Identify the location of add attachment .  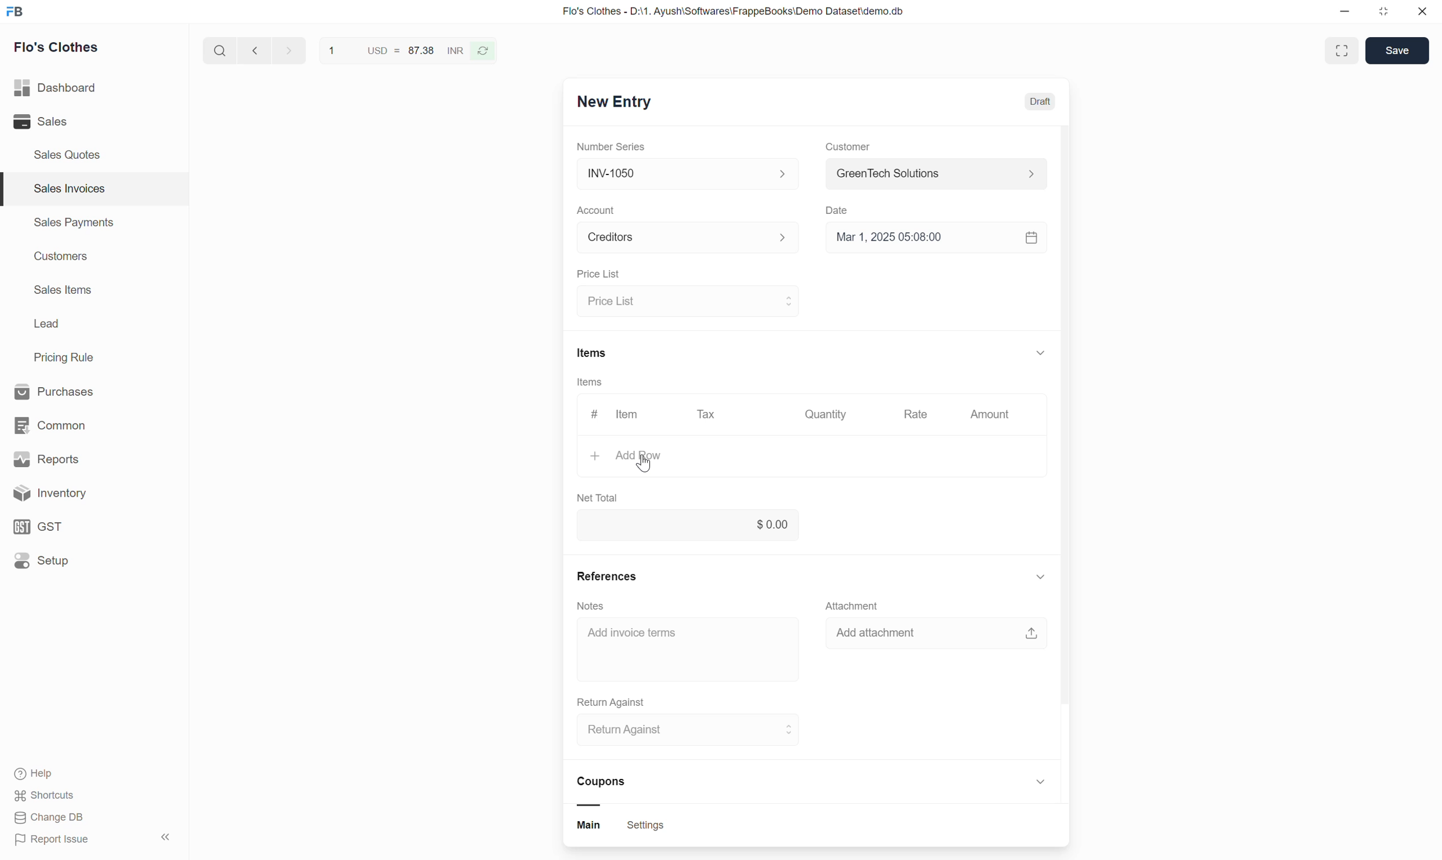
(938, 637).